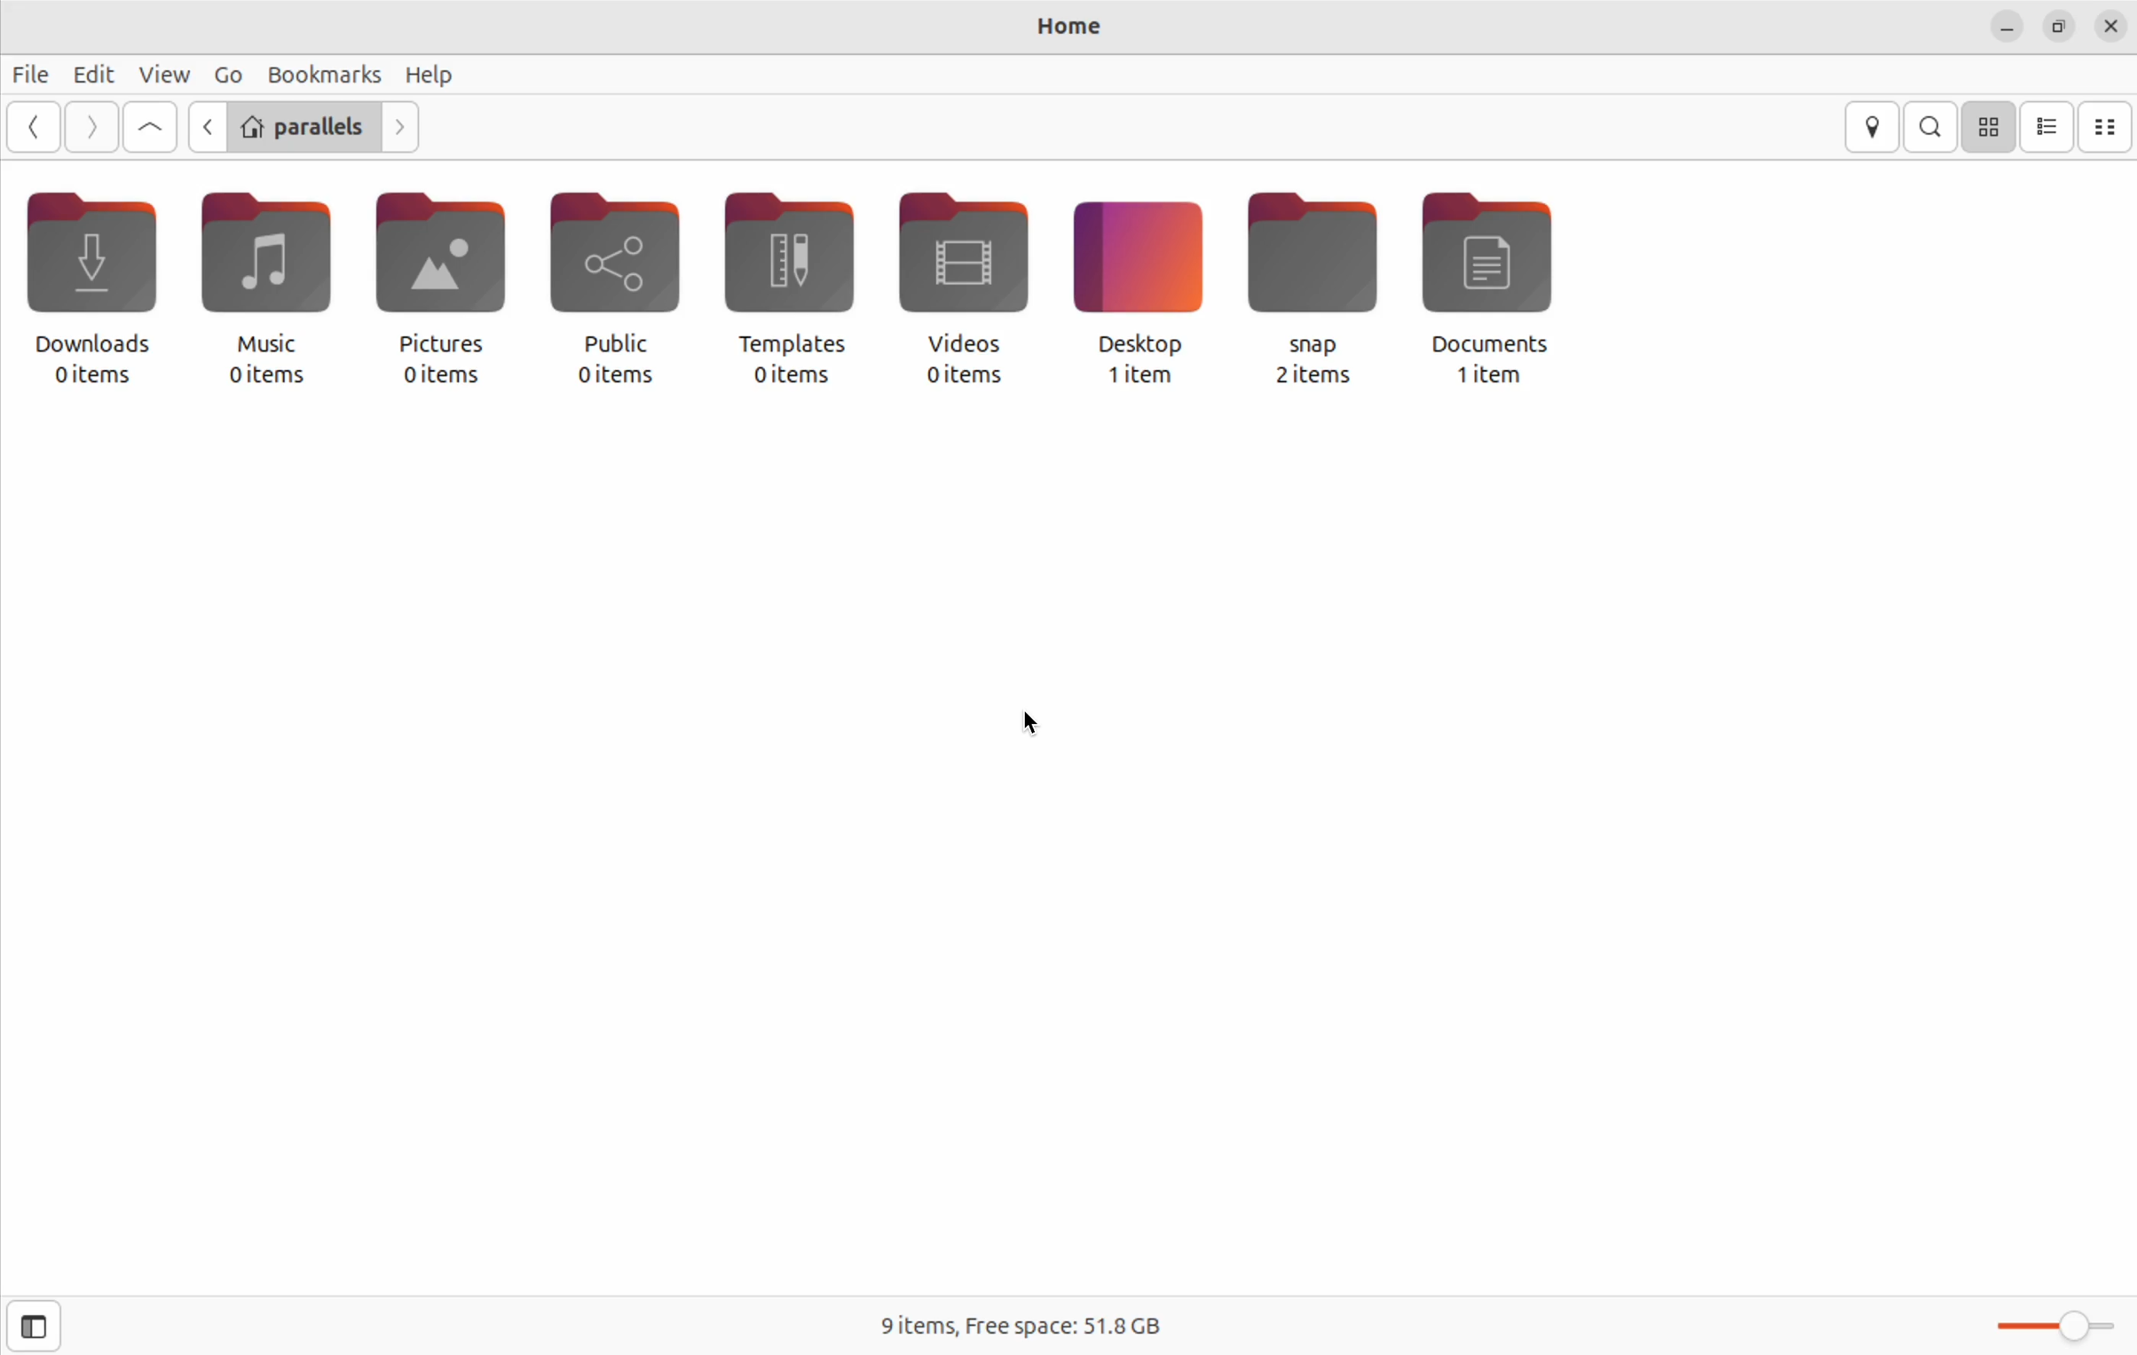 This screenshot has height=1355, width=2137. Describe the element at coordinates (92, 128) in the screenshot. I see `forward` at that location.